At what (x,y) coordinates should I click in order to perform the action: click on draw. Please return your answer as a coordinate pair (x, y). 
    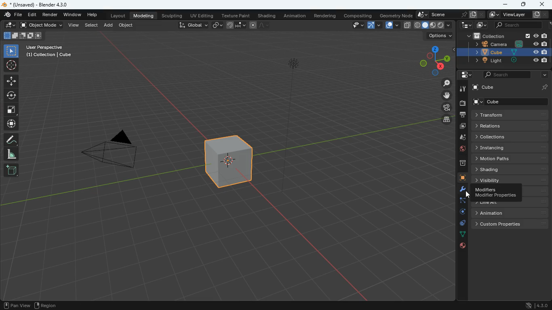
    Looking at the image, I should click on (11, 140).